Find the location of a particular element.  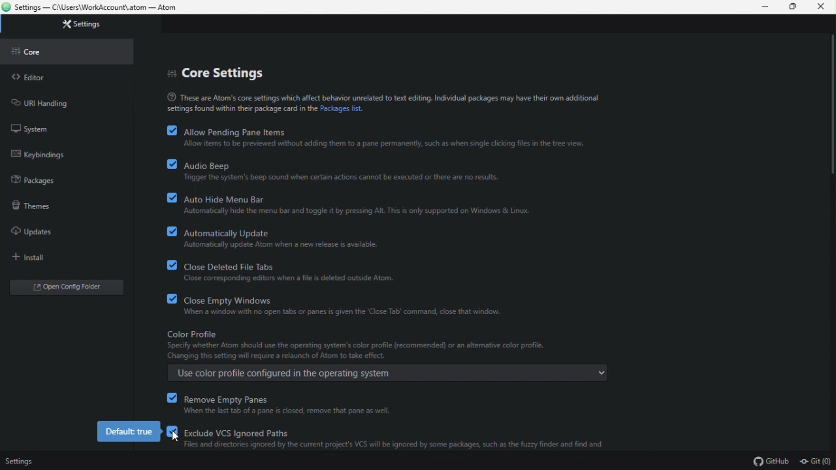

Settings is located at coordinates (18, 462).